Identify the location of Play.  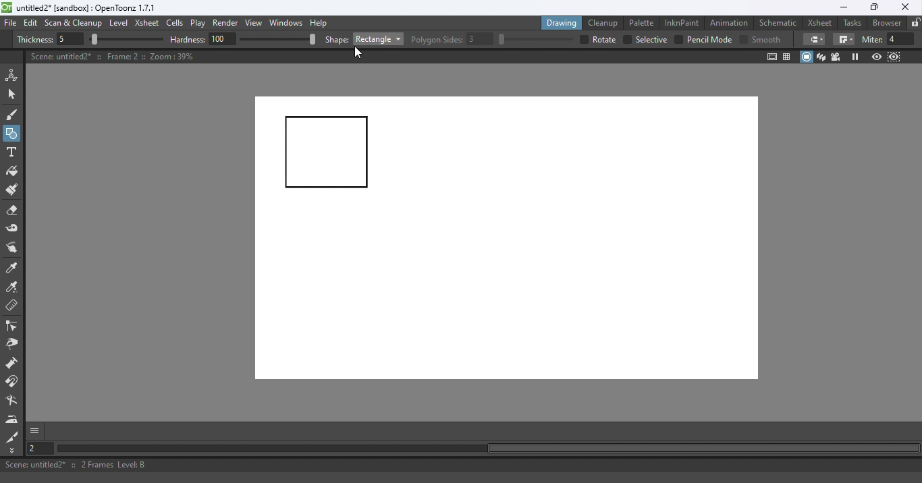
(200, 24).